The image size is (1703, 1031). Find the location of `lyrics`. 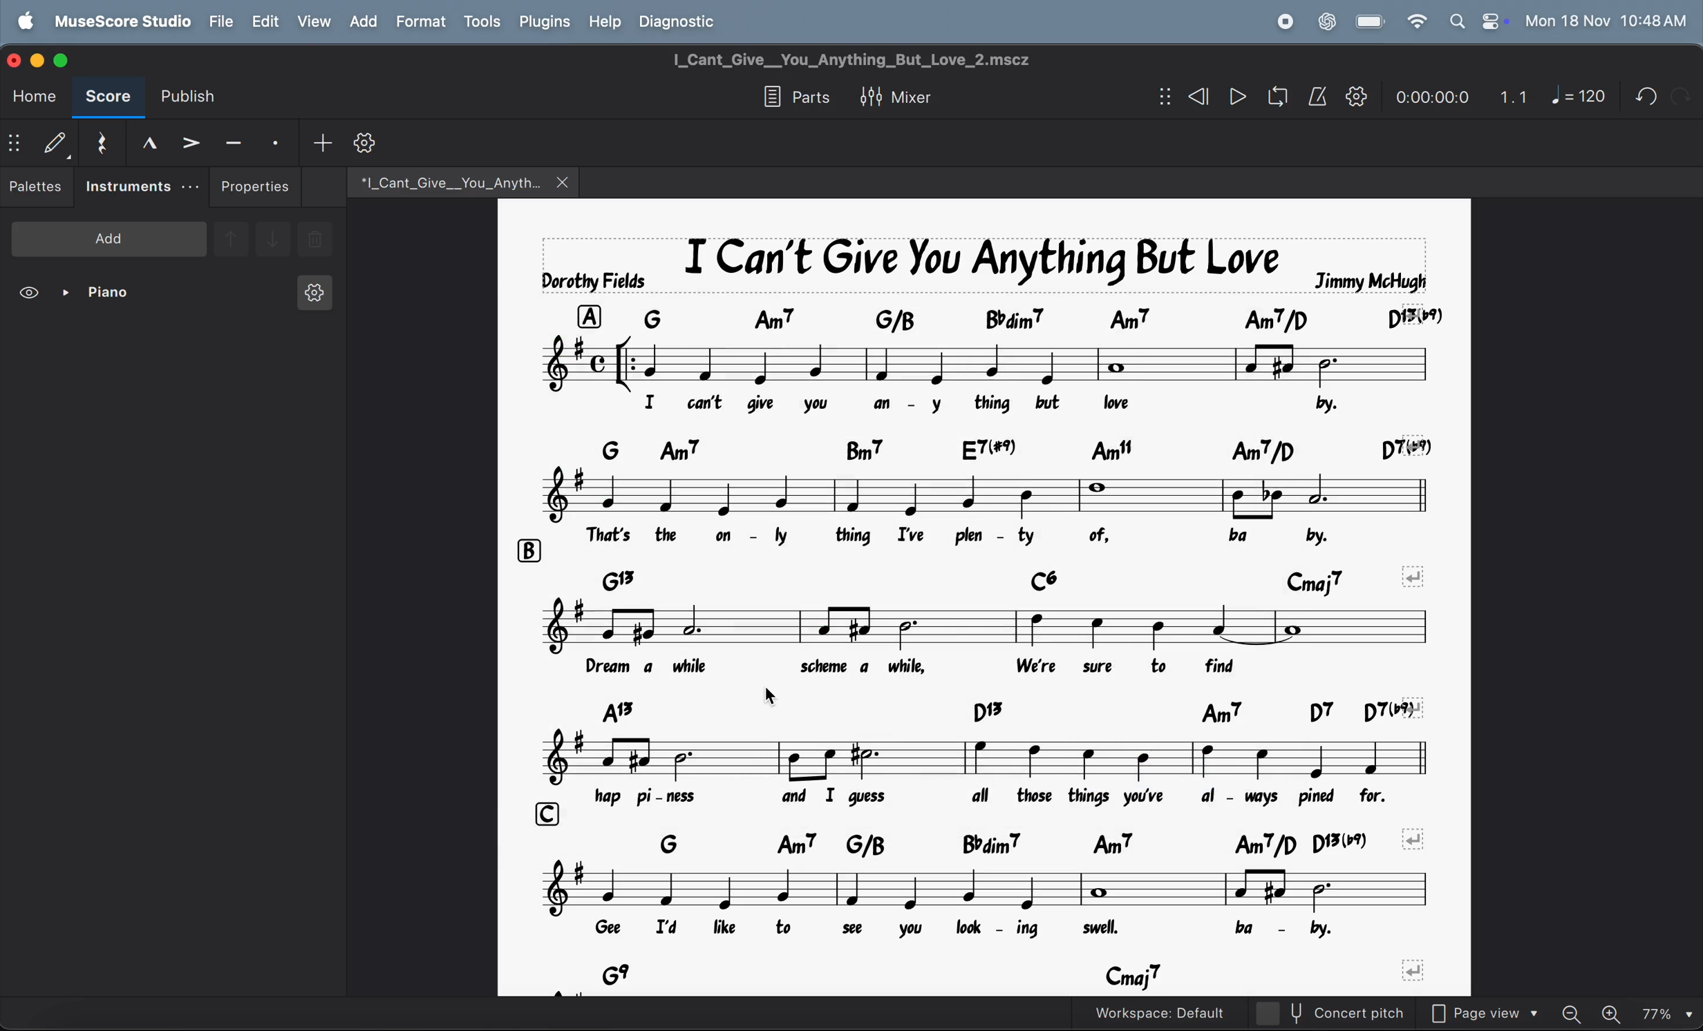

lyrics is located at coordinates (961, 929).